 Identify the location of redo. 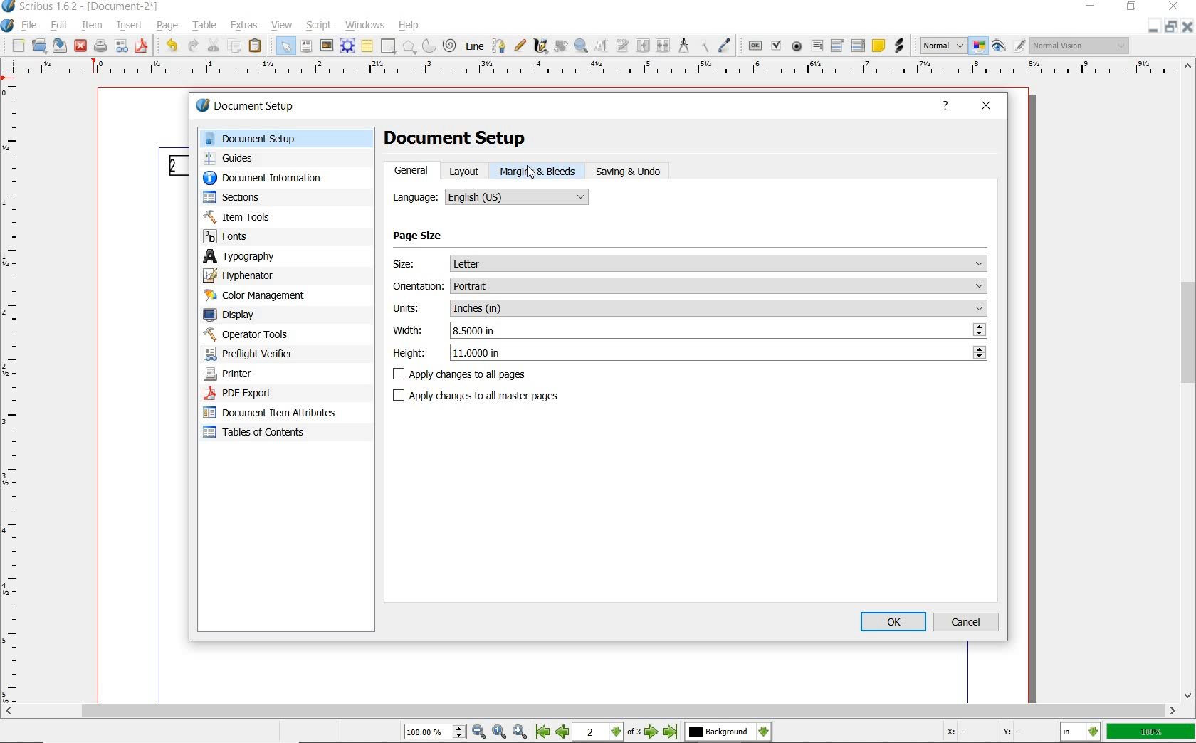
(192, 46).